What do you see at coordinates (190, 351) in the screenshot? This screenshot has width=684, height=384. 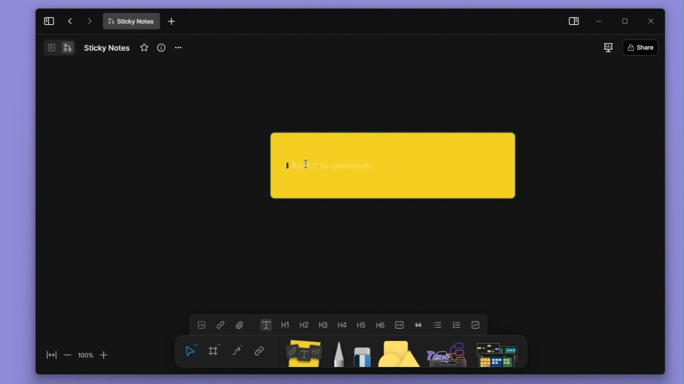 I see `select` at bounding box center [190, 351].